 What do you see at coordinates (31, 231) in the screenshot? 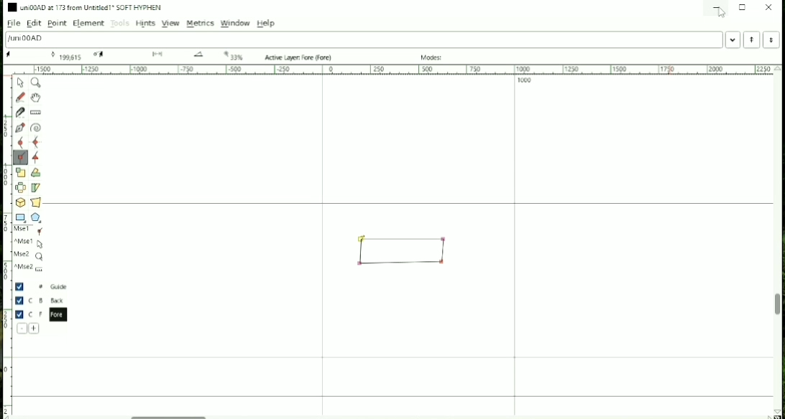
I see `Mse1` at bounding box center [31, 231].